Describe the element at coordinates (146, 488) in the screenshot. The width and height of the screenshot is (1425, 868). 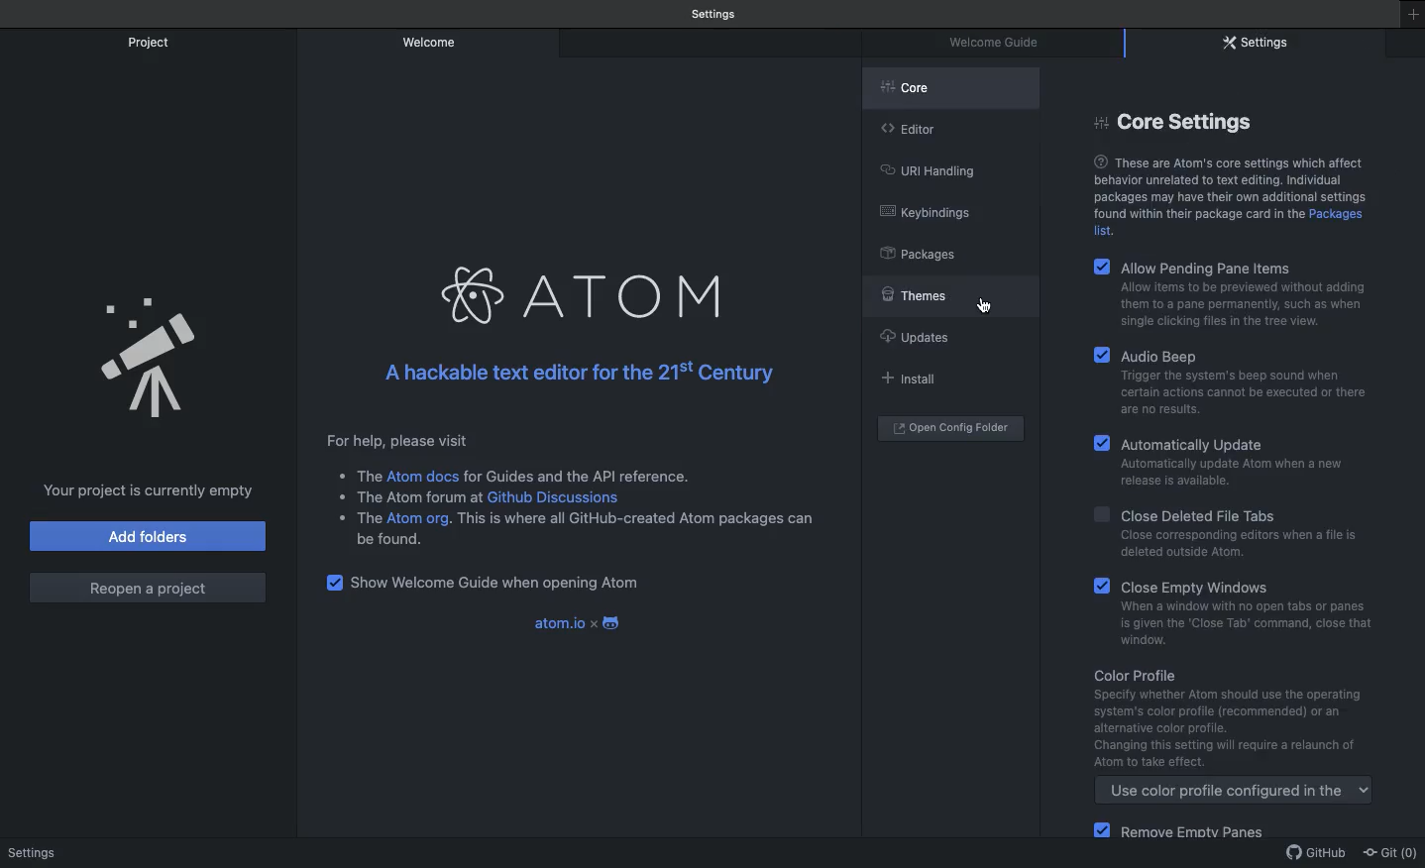
I see `Your project is currently empty` at that location.